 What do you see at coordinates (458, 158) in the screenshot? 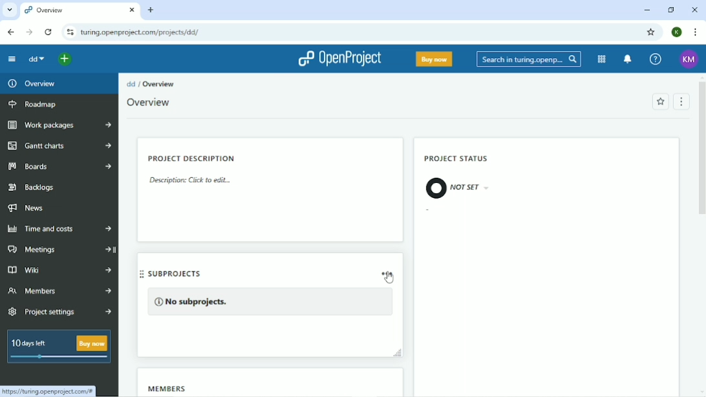
I see `Project status` at bounding box center [458, 158].